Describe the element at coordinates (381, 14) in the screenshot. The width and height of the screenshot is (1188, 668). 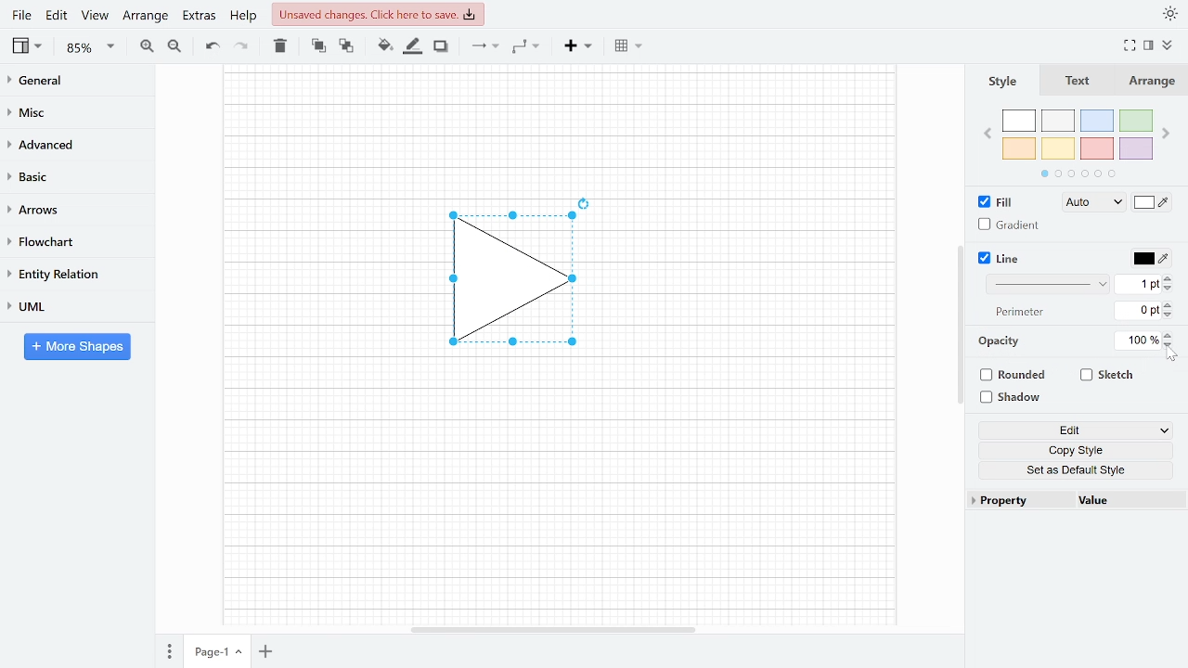
I see `Unsaved changes. Click here to save` at that location.